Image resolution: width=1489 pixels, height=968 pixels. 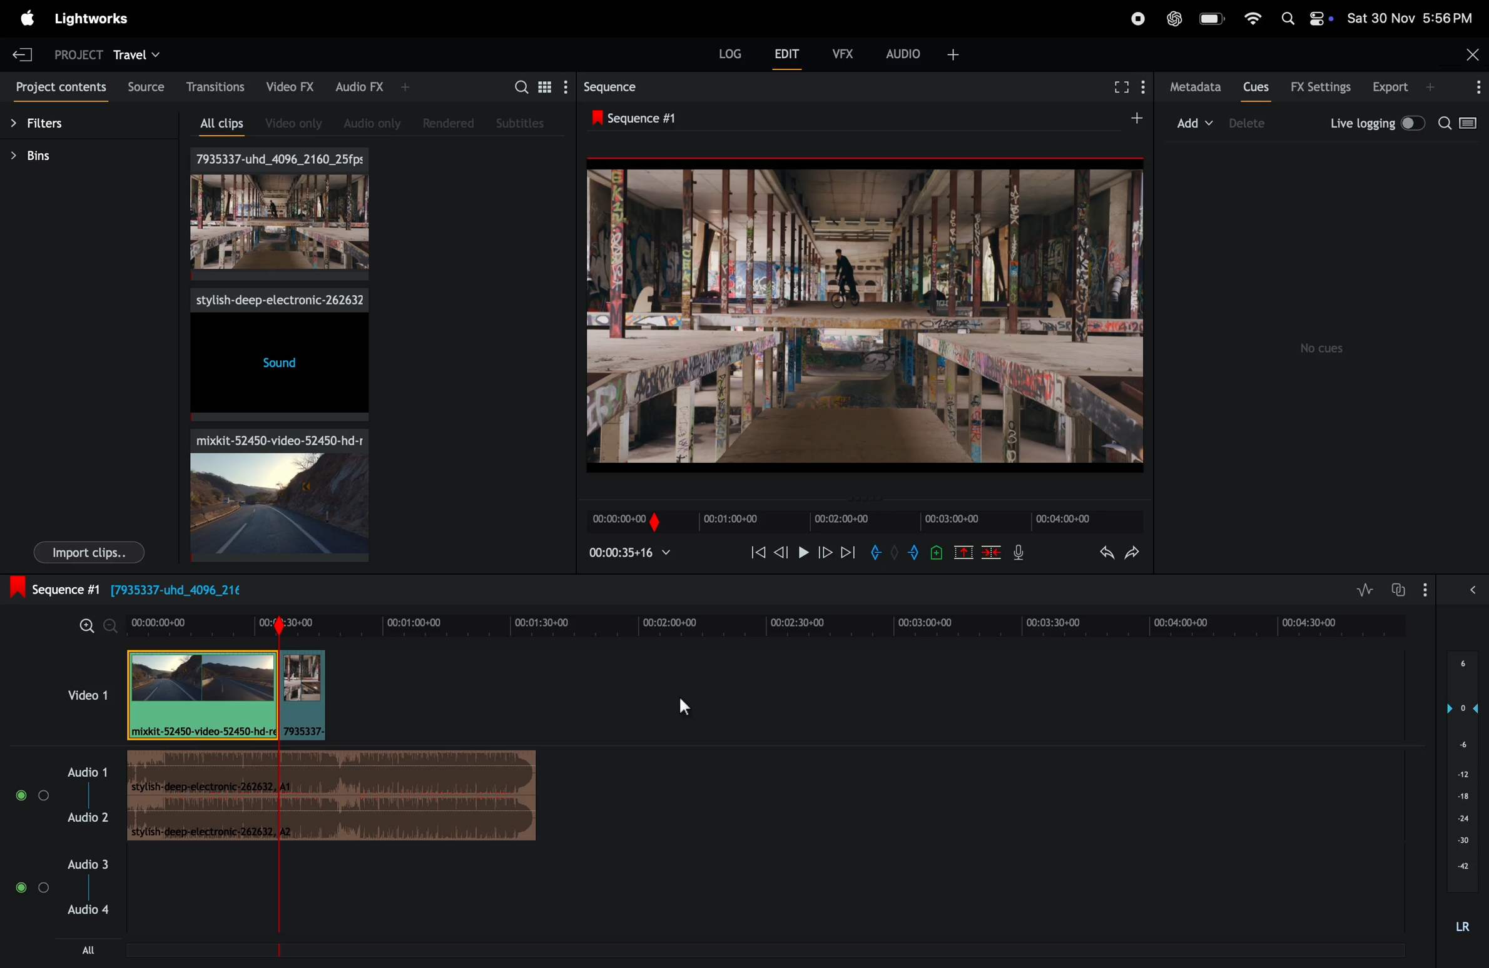 I want to click on audio only, so click(x=367, y=121).